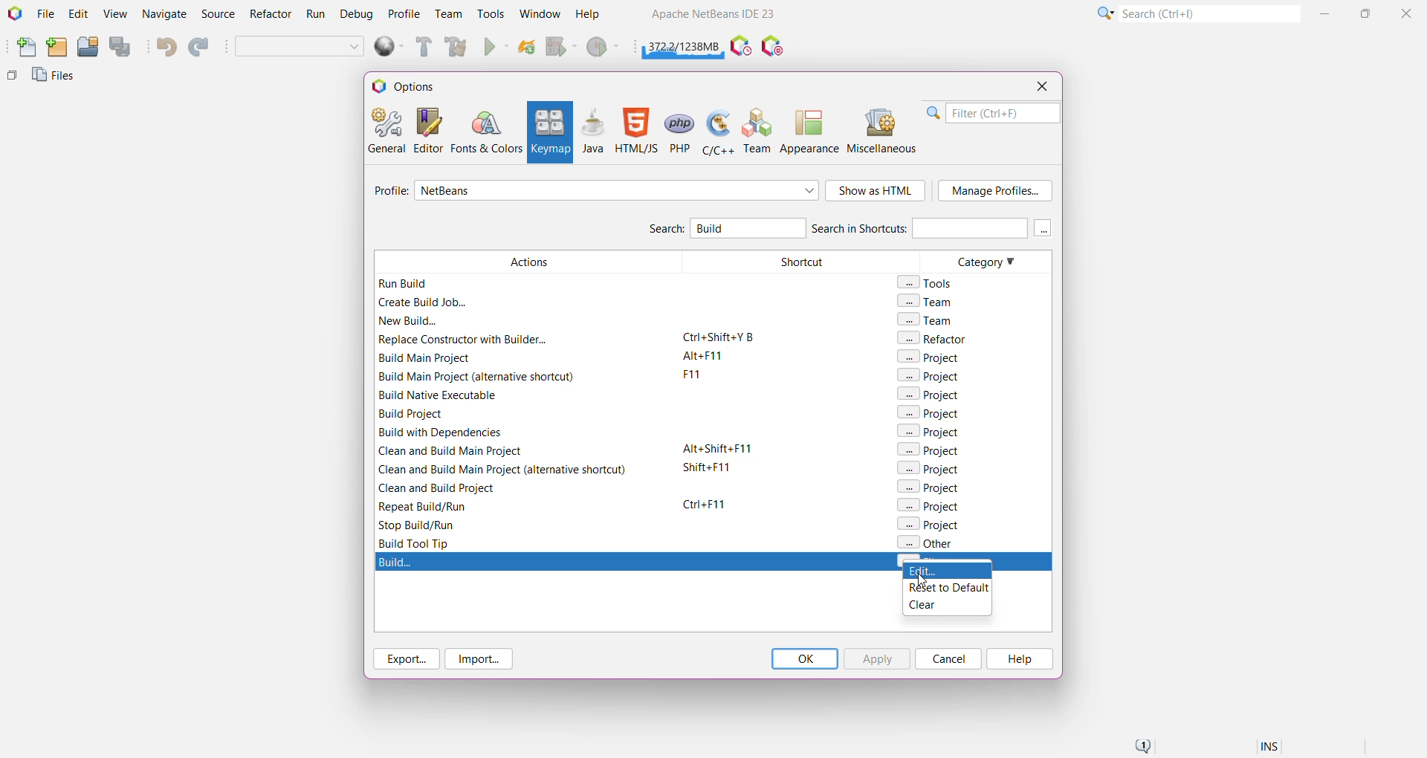  I want to click on HTML/JS, so click(635, 131).